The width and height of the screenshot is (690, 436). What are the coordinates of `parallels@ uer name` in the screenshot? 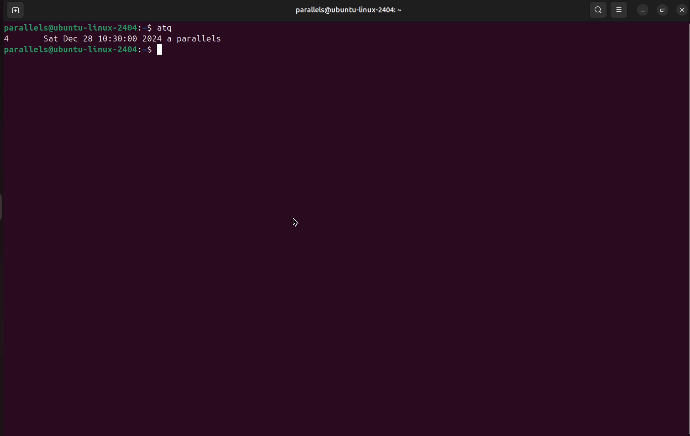 It's located at (353, 11).